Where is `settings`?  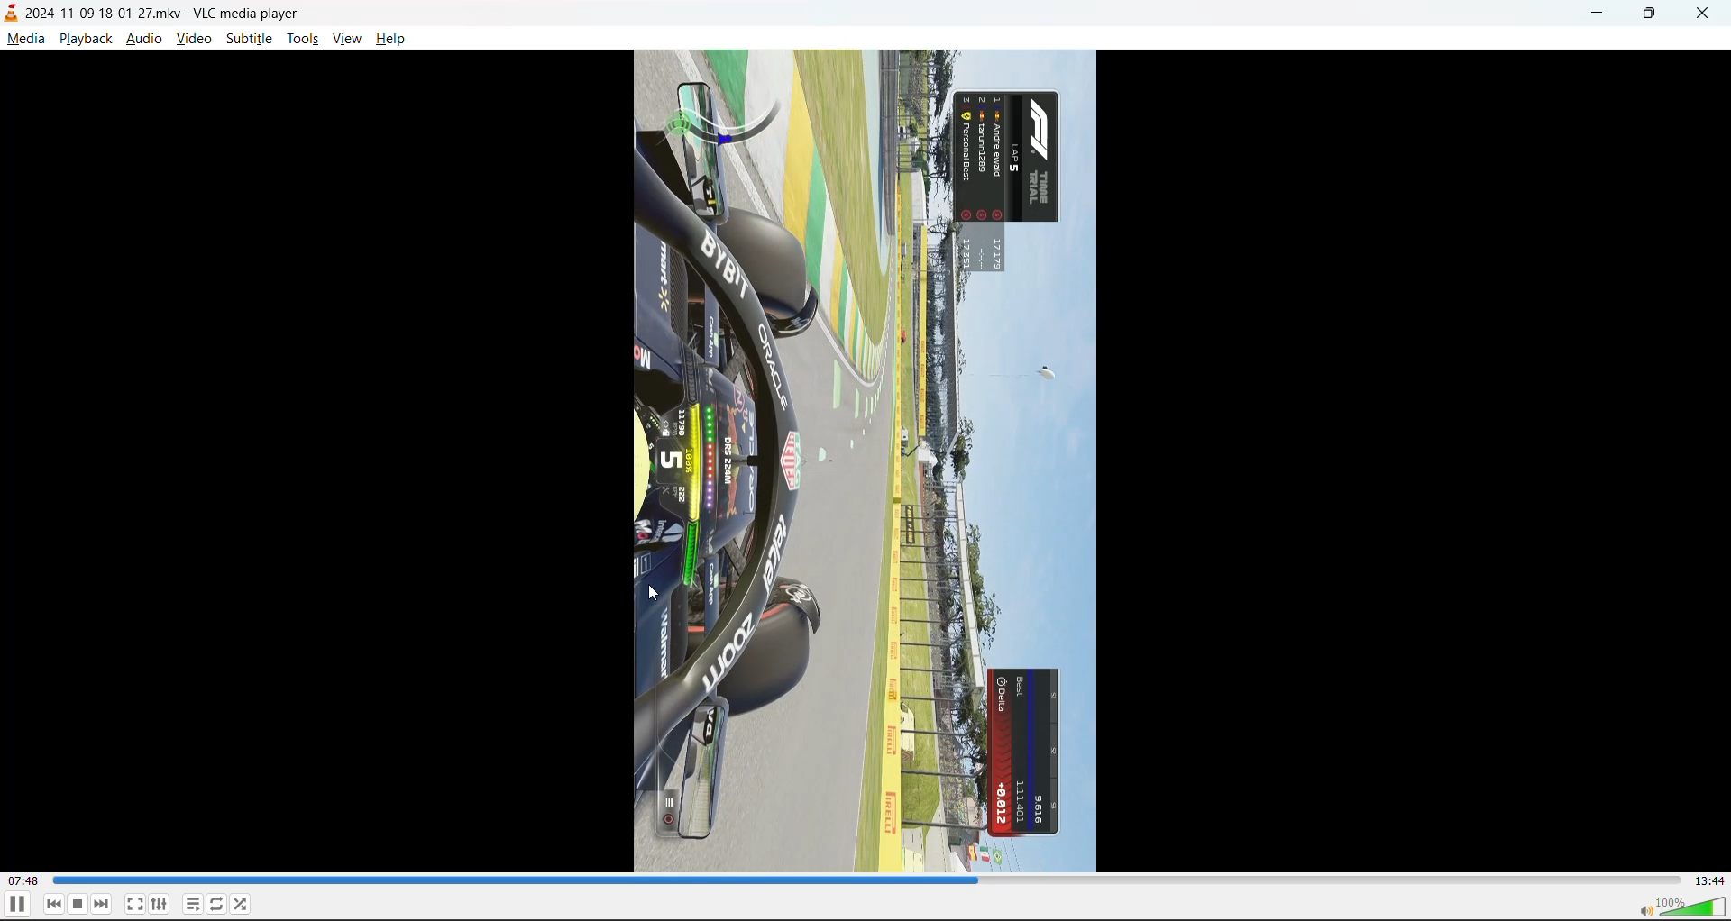
settings is located at coordinates (160, 901).